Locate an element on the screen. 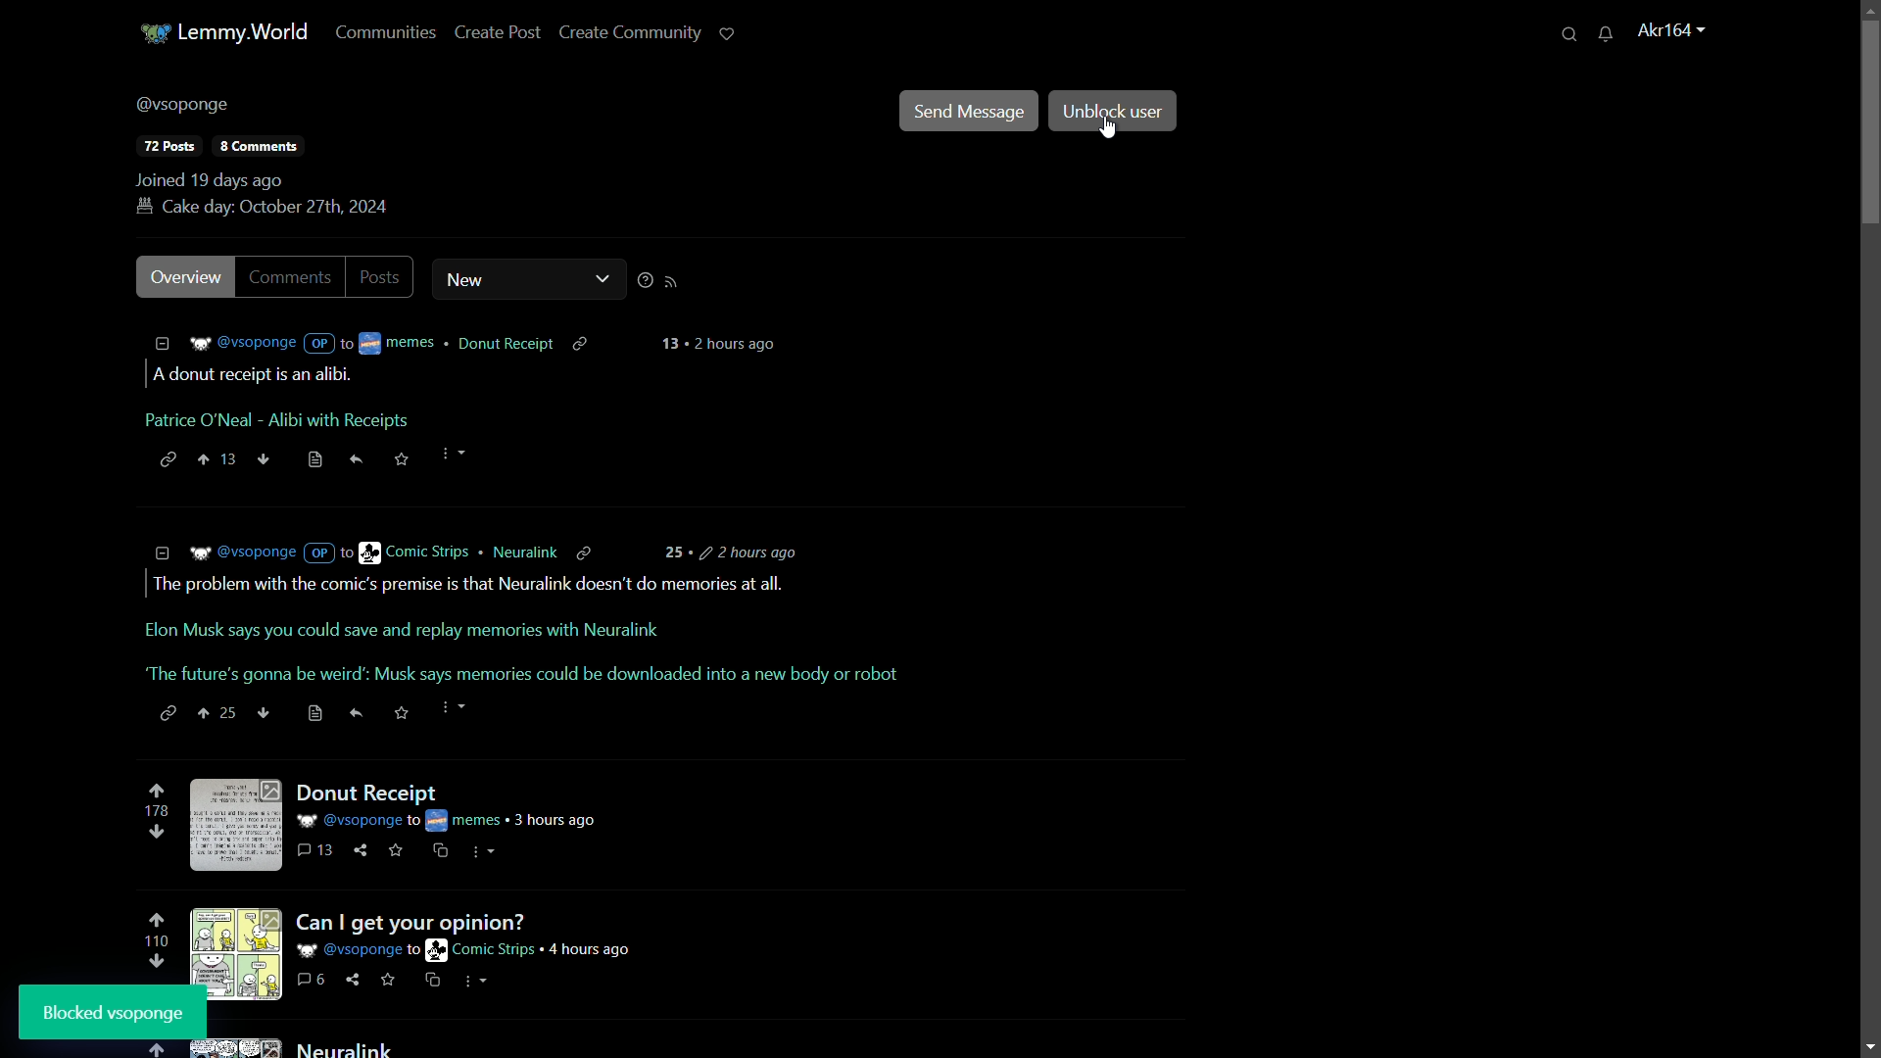  cs is located at coordinates (480, 981).